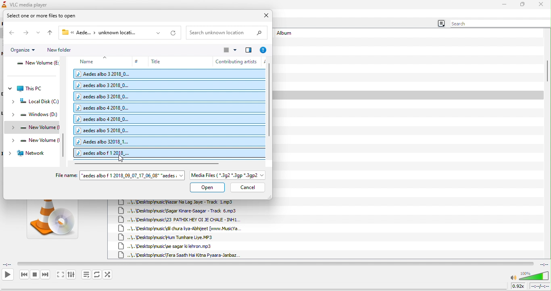 This screenshot has width=551, height=291. What do you see at coordinates (12, 33) in the screenshot?
I see `back` at bounding box center [12, 33].